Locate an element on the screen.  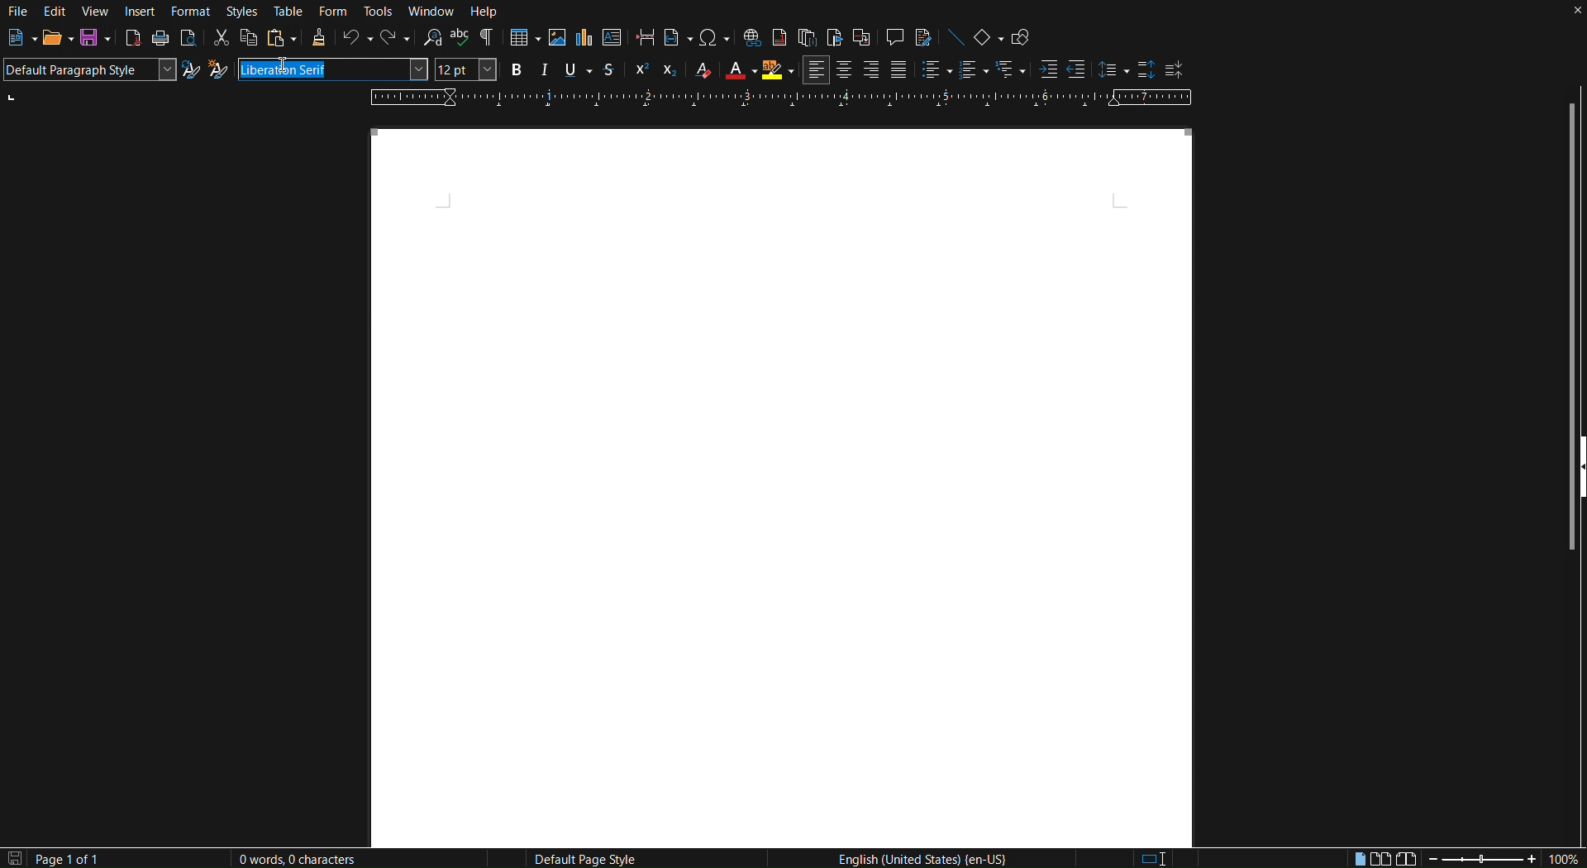
Insert page break is located at coordinates (642, 38).